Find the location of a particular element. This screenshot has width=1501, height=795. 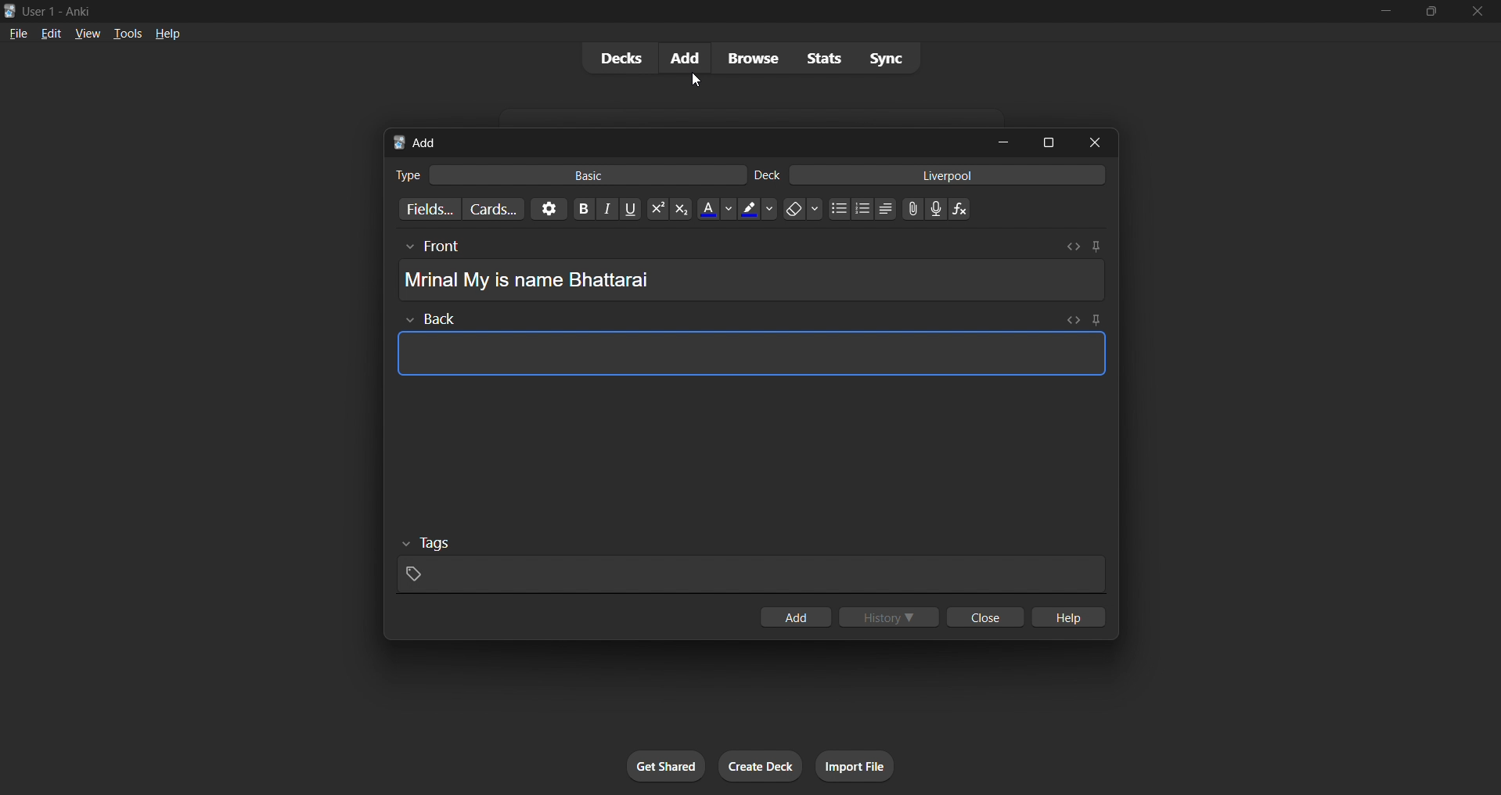

help is located at coordinates (1071, 617).